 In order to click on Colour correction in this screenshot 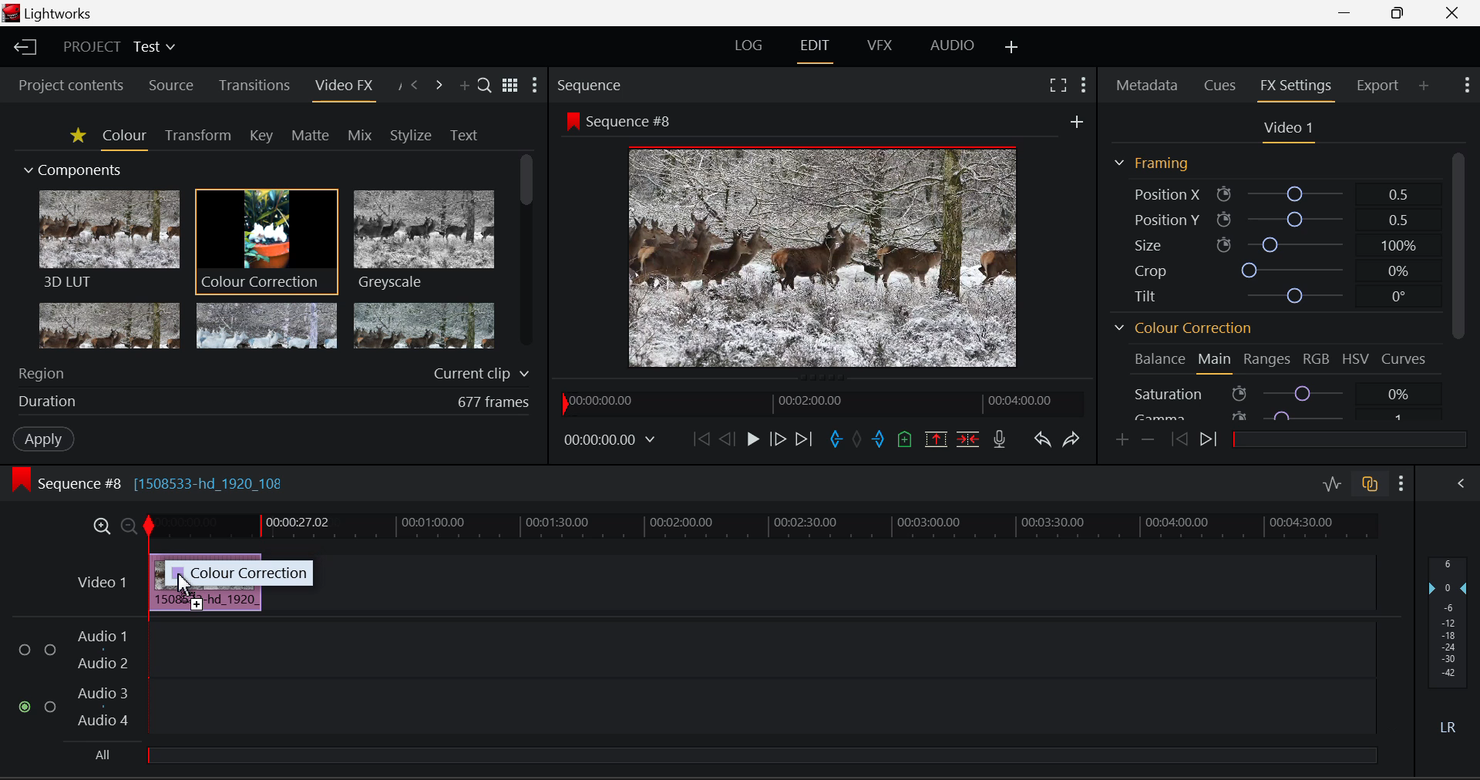, I will do `click(240, 573)`.